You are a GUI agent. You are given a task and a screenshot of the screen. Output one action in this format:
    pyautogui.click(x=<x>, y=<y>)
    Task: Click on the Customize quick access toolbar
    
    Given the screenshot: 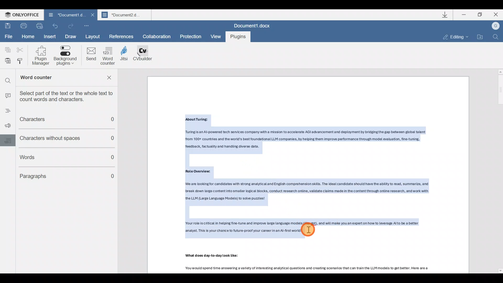 What is the action you would take?
    pyautogui.click(x=85, y=24)
    